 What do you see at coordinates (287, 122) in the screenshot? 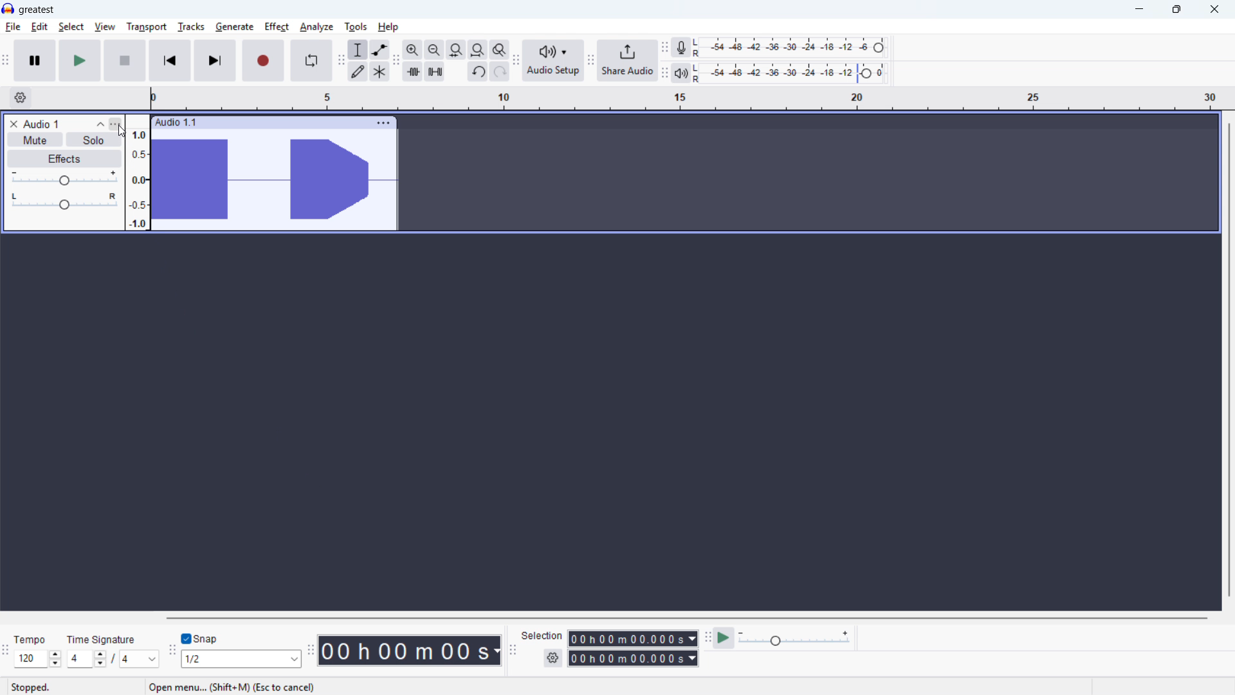
I see `click to drag` at bounding box center [287, 122].